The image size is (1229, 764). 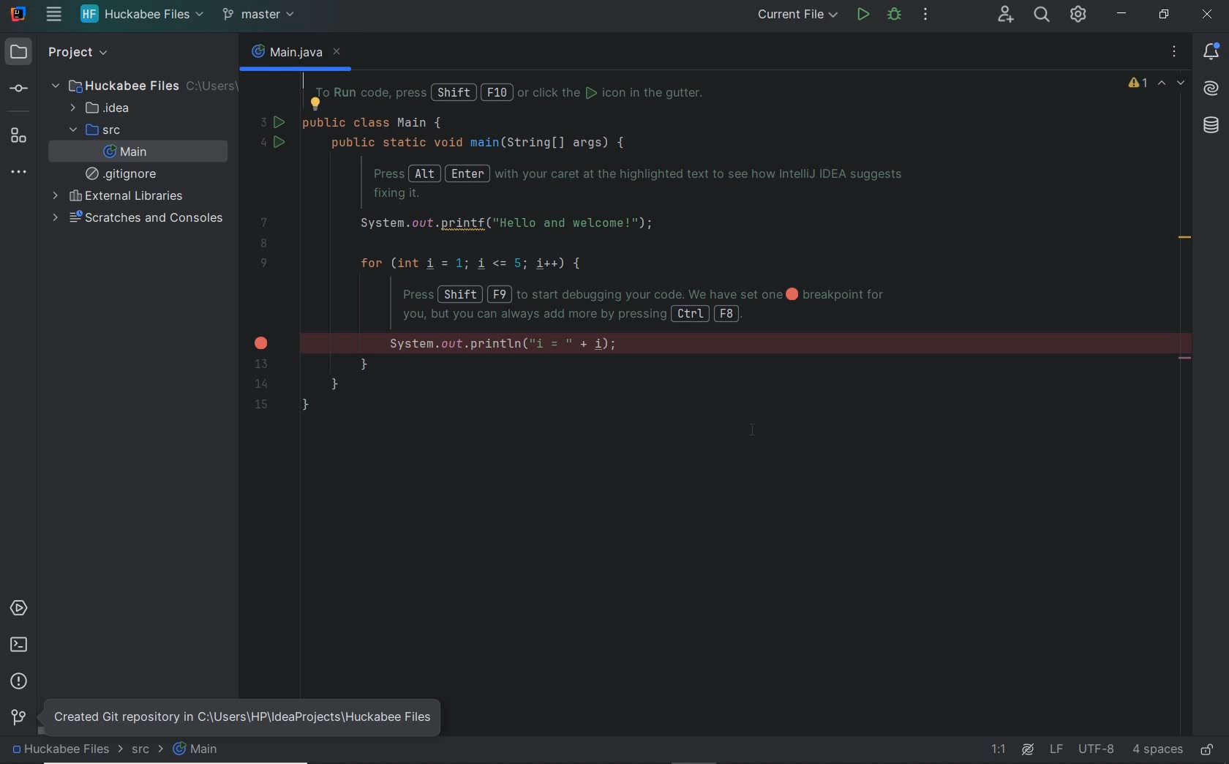 I want to click on notifications, so click(x=1214, y=53).